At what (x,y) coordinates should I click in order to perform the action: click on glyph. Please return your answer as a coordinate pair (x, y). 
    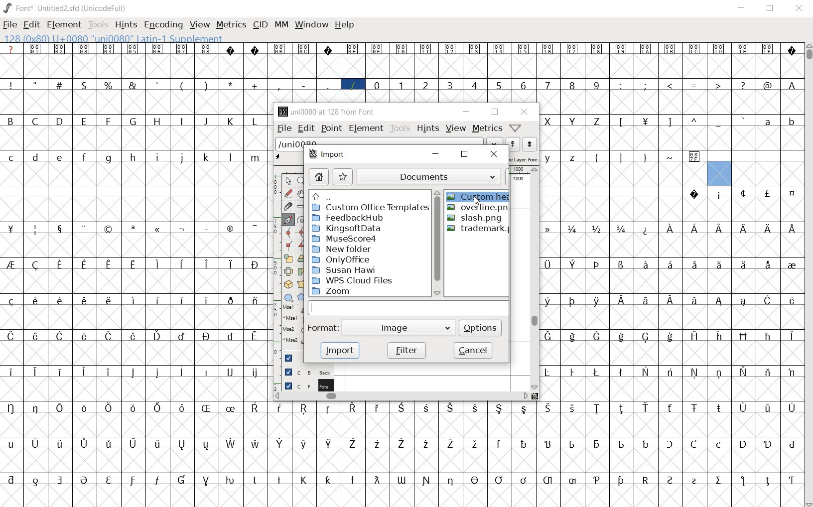
    Looking at the image, I should click on (231, 372).